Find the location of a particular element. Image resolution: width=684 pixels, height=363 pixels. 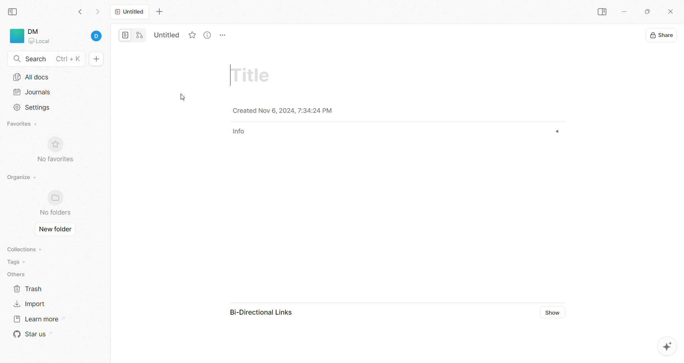

show is located at coordinates (555, 313).